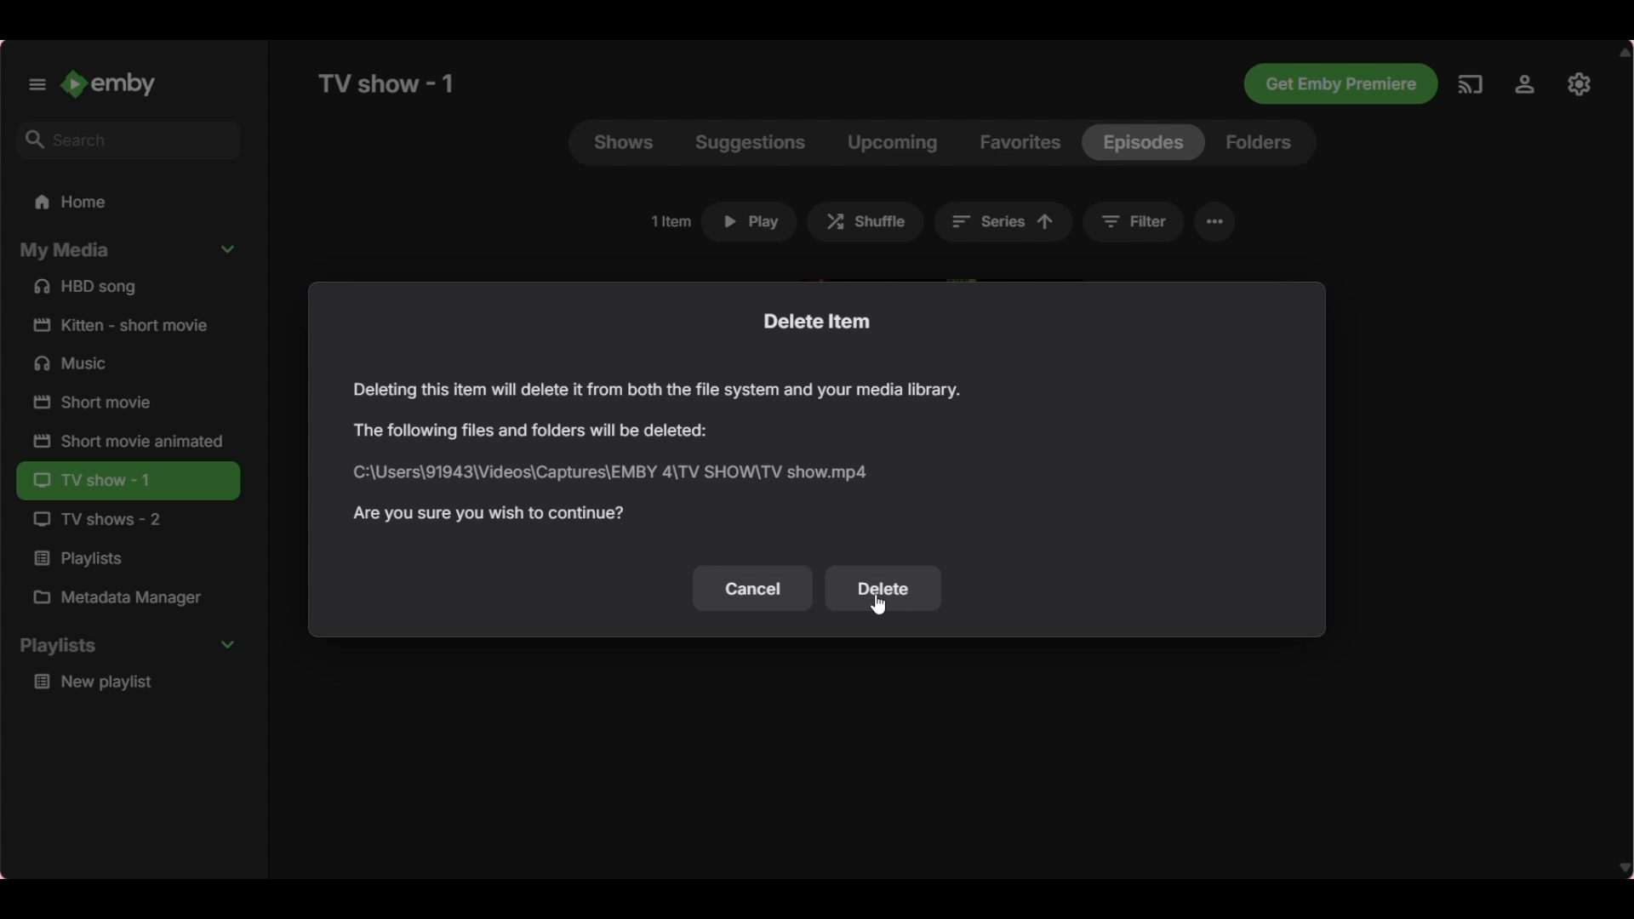 The image size is (1634, 919). I want to click on Shuffle episodes, so click(866, 222).